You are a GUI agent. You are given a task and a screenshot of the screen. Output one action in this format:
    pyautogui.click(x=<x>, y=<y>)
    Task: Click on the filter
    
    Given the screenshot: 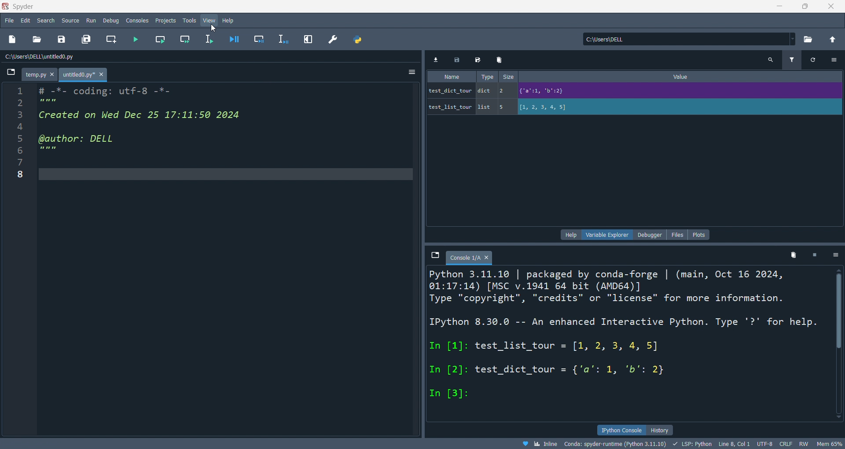 What is the action you would take?
    pyautogui.click(x=792, y=60)
    